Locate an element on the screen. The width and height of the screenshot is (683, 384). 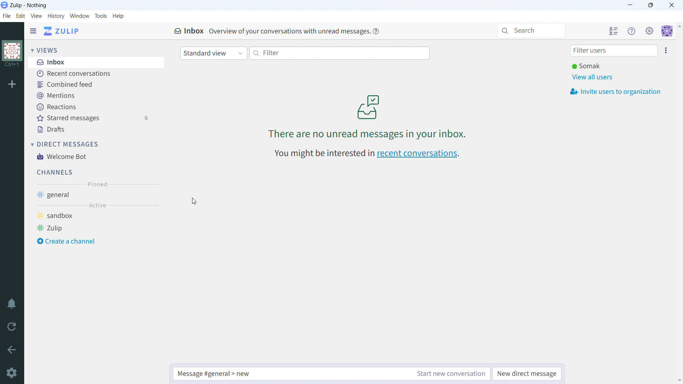
image is located at coordinates (368, 106).